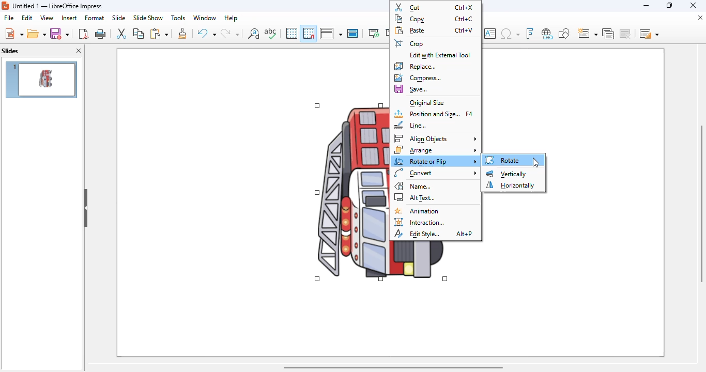 Image resolution: width=706 pixels, height=372 pixels. What do you see at coordinates (440, 55) in the screenshot?
I see `edit with external tool` at bounding box center [440, 55].